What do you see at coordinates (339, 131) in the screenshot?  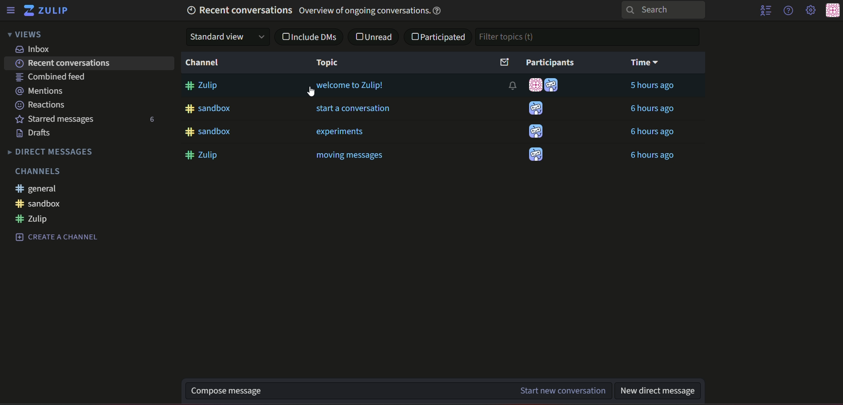 I see `Experiments` at bounding box center [339, 131].